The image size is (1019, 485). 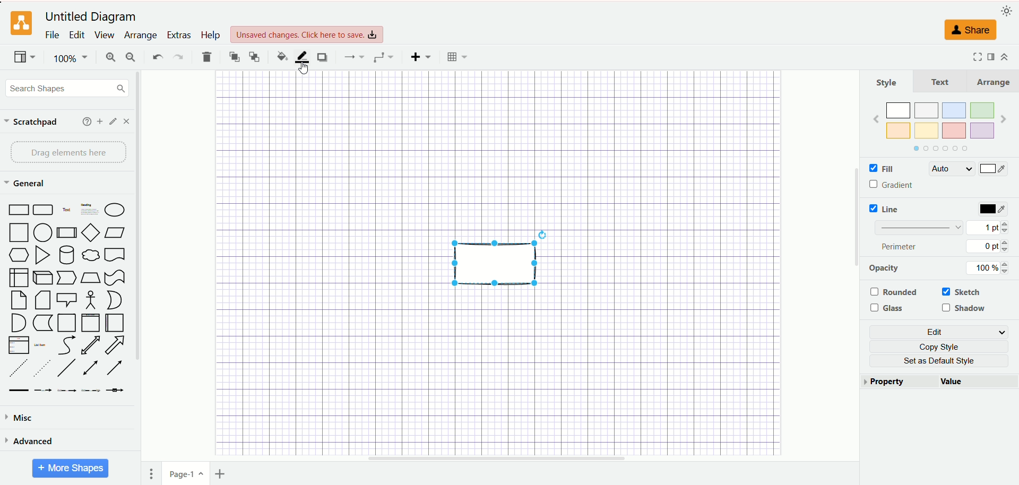 What do you see at coordinates (894, 292) in the screenshot?
I see `rounded` at bounding box center [894, 292].